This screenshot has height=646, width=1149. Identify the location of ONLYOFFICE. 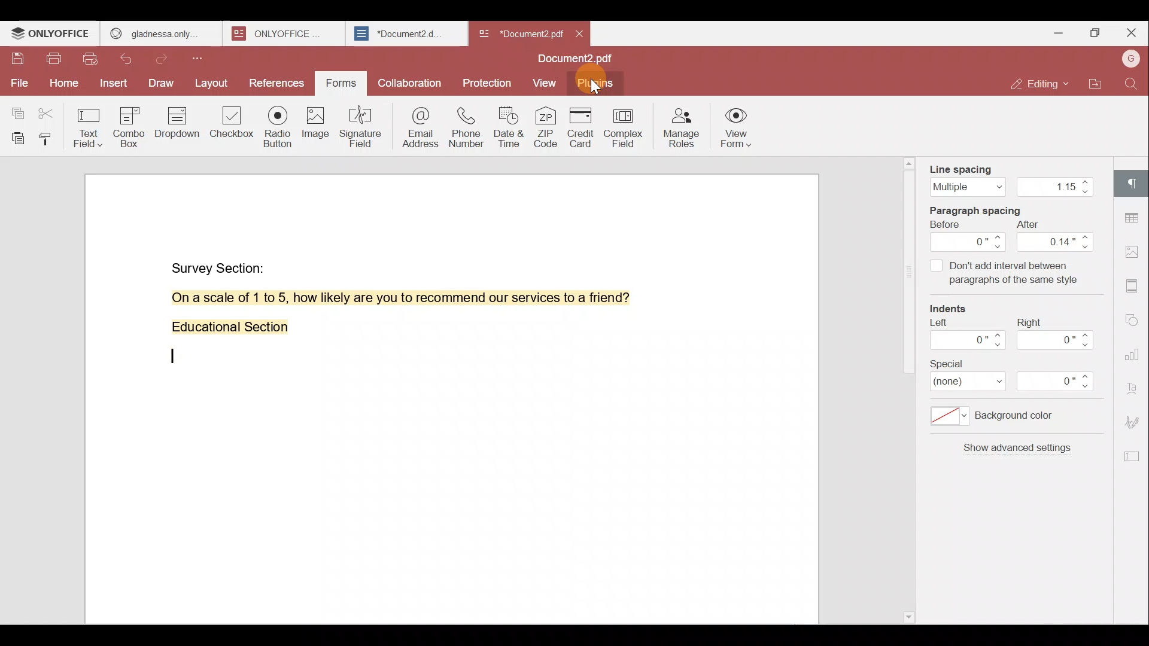
(286, 33).